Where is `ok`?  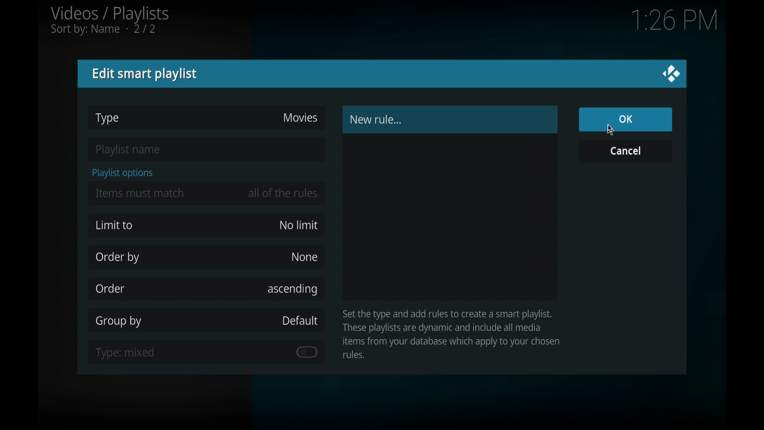 ok is located at coordinates (626, 119).